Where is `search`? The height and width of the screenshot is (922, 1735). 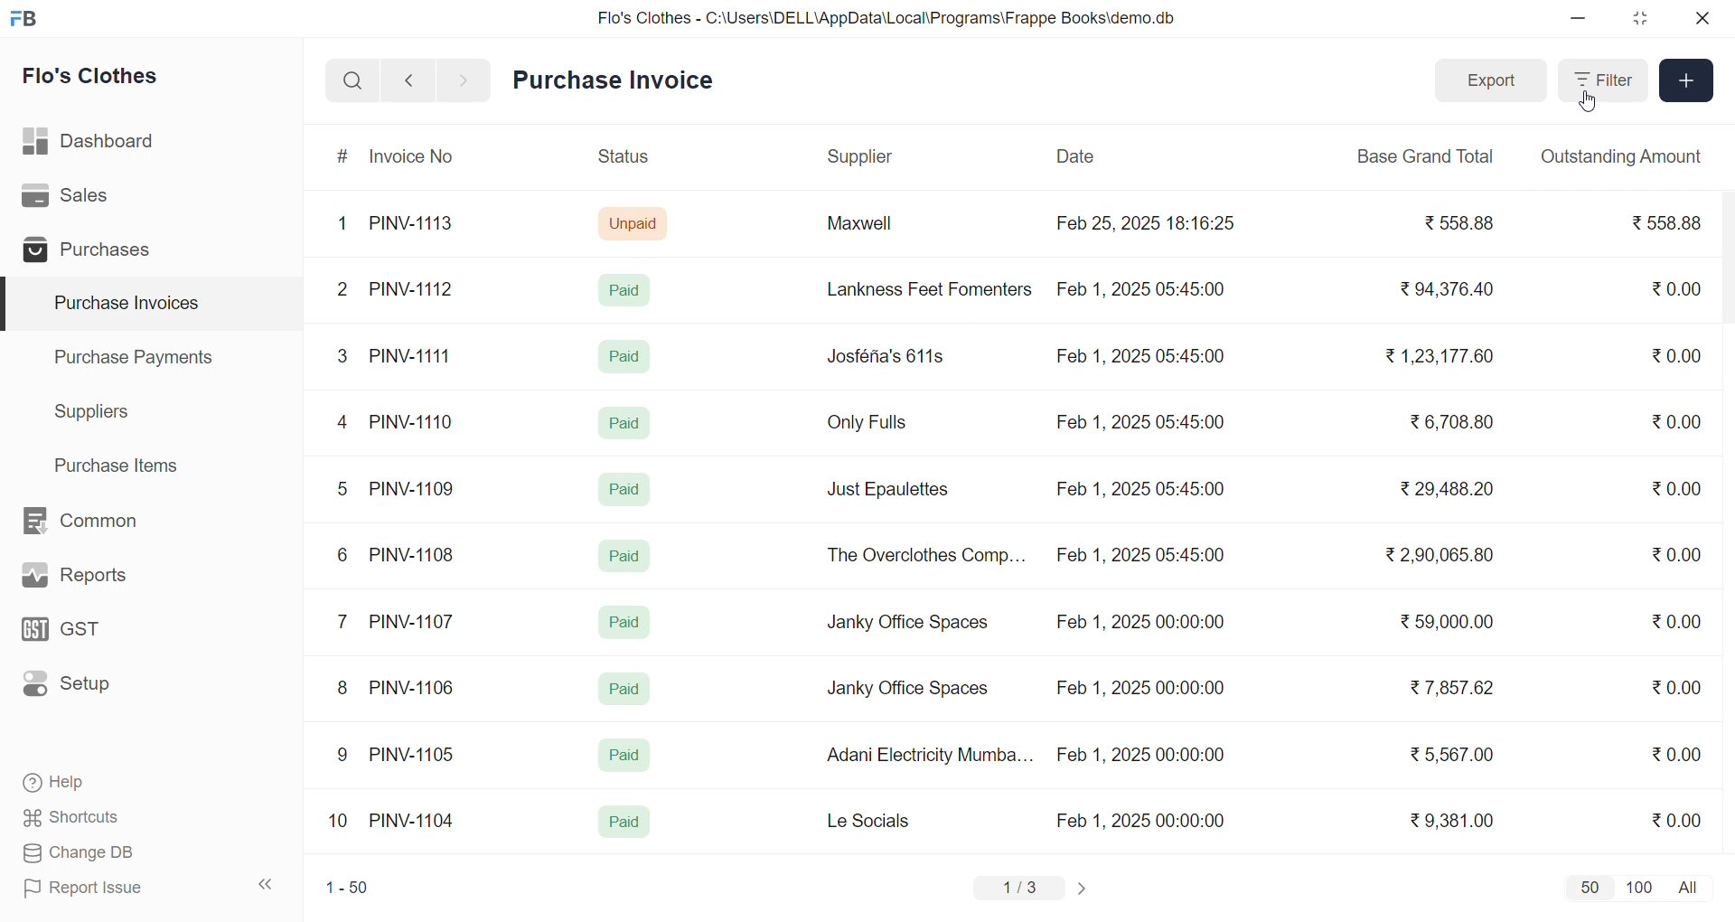 search is located at coordinates (352, 80).